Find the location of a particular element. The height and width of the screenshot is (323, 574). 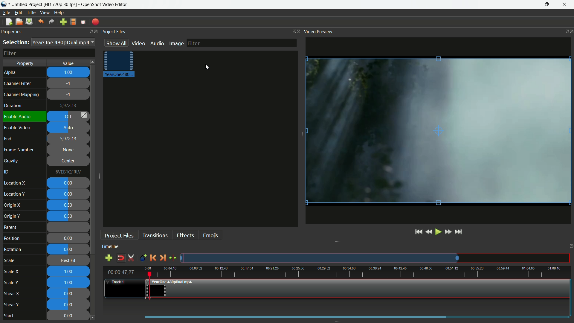

shear y is located at coordinates (11, 305).